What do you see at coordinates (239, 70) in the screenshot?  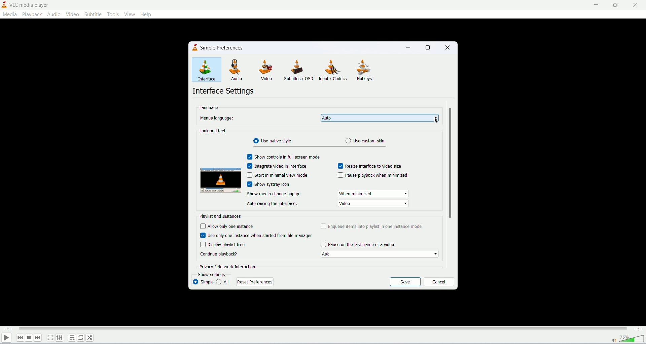 I see `audio` at bounding box center [239, 70].